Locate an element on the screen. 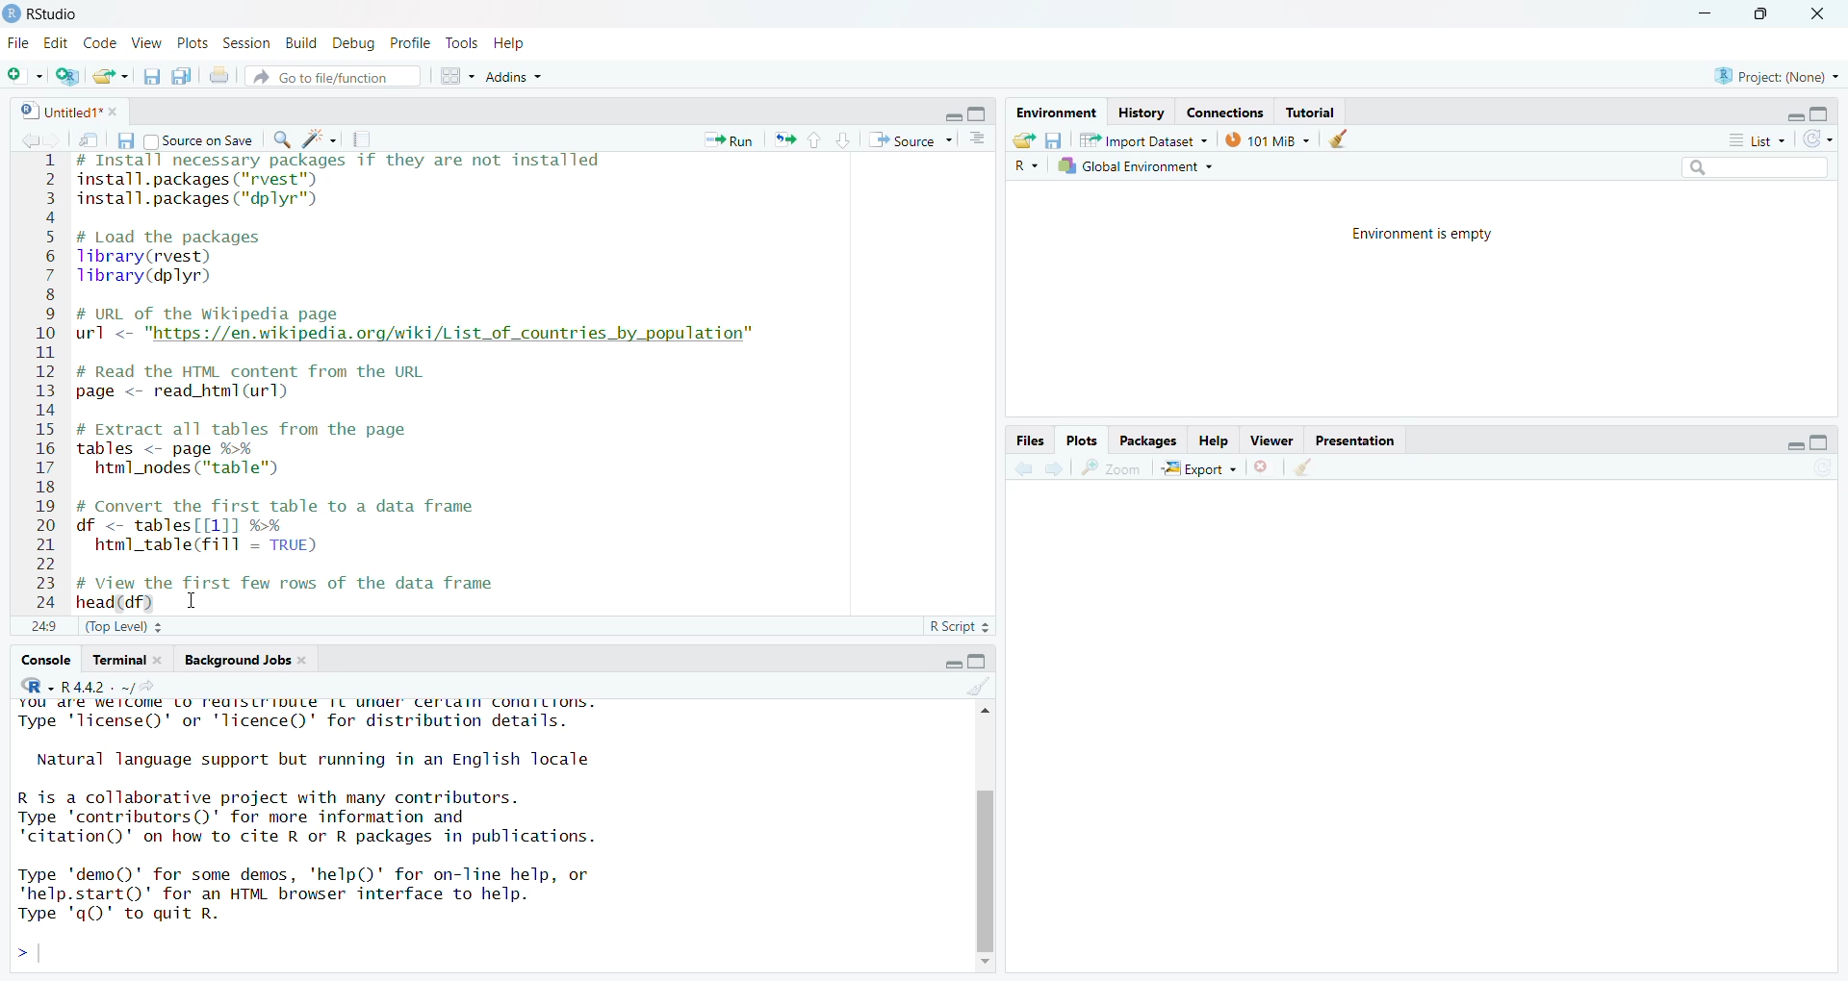 The image size is (1848, 981). Console is located at coordinates (45, 661).